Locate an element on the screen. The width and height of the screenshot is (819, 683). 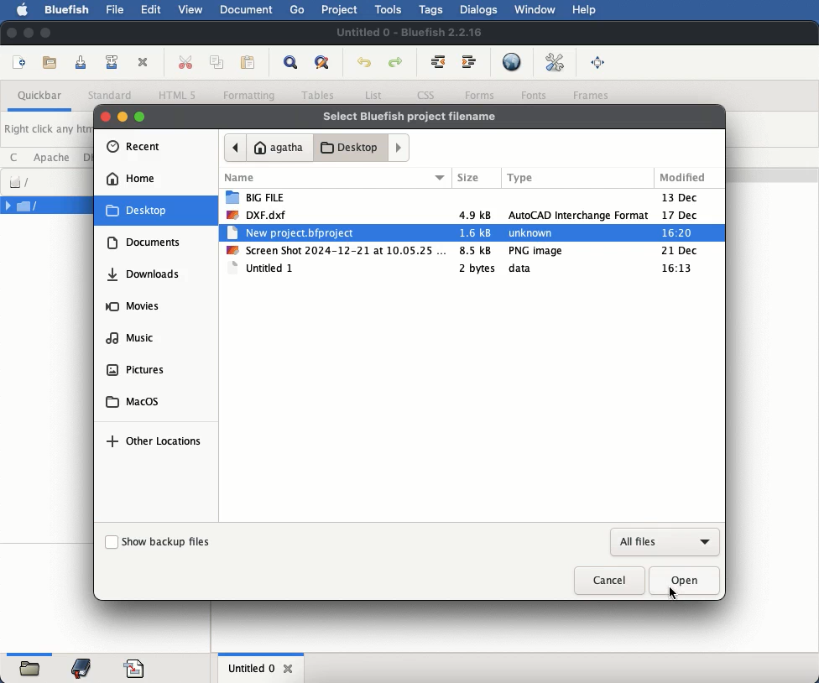
Size is located at coordinates (472, 178).